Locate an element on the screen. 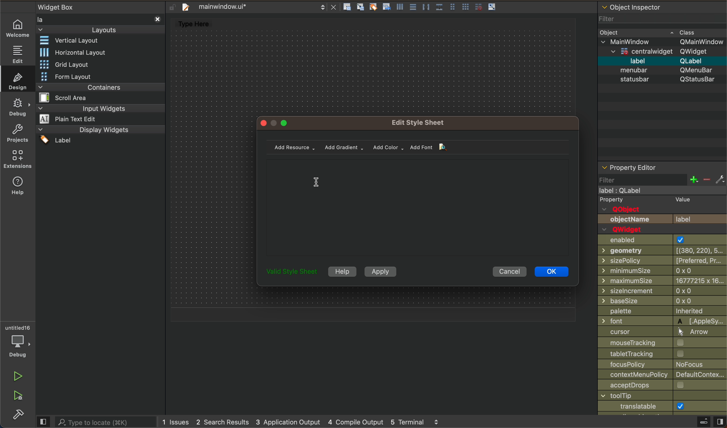 This screenshot has height=428, width=727. run is located at coordinates (18, 378).